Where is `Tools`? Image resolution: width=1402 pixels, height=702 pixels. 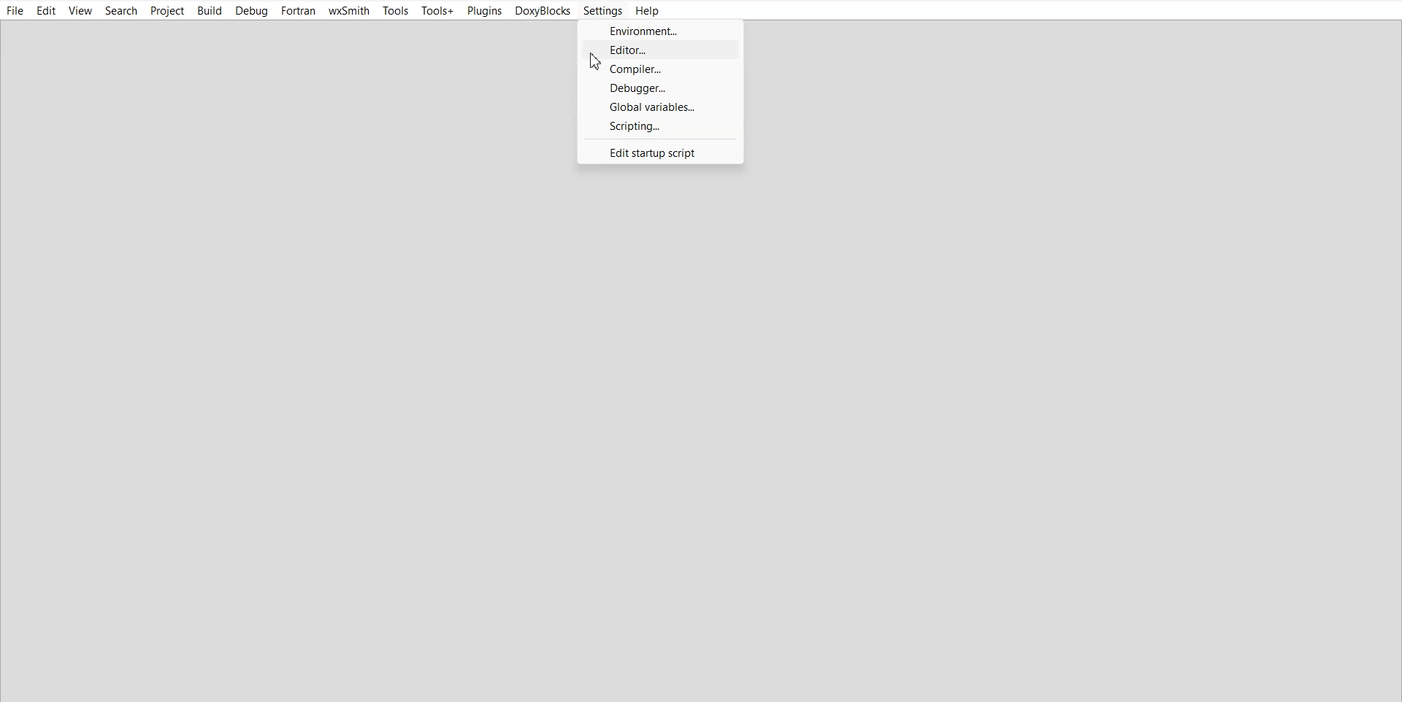 Tools is located at coordinates (396, 11).